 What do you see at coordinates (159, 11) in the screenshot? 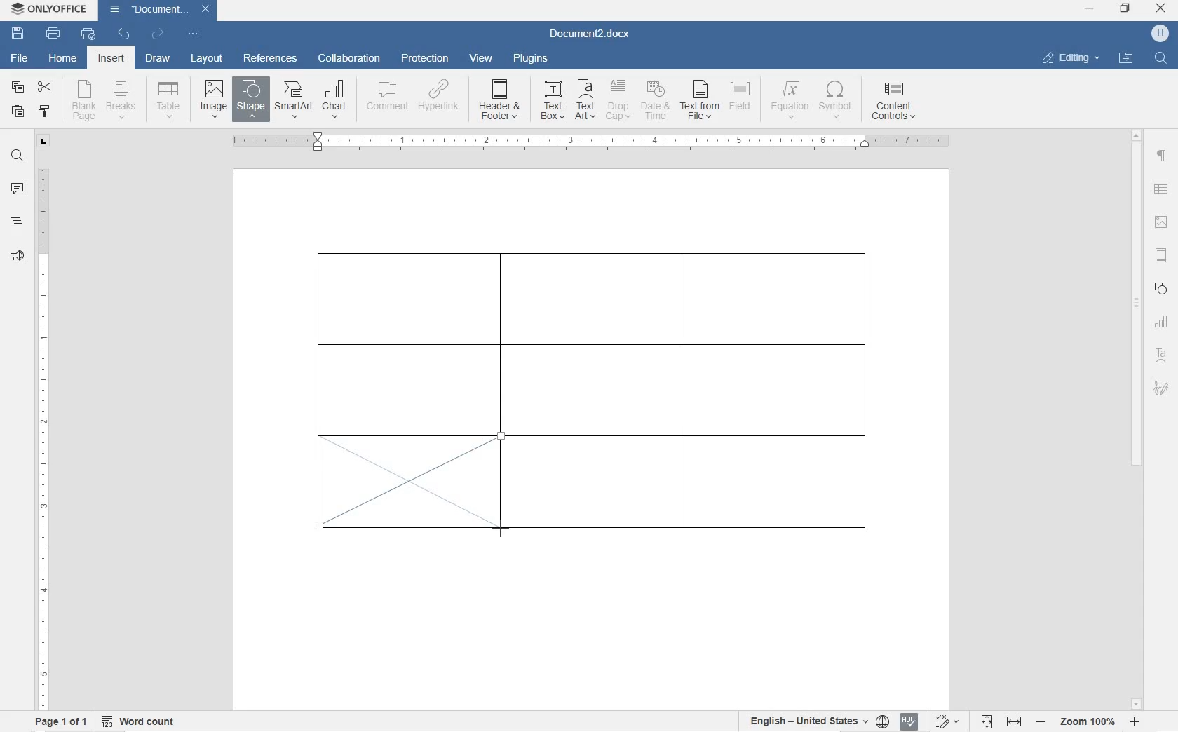
I see `Document3.docx` at bounding box center [159, 11].